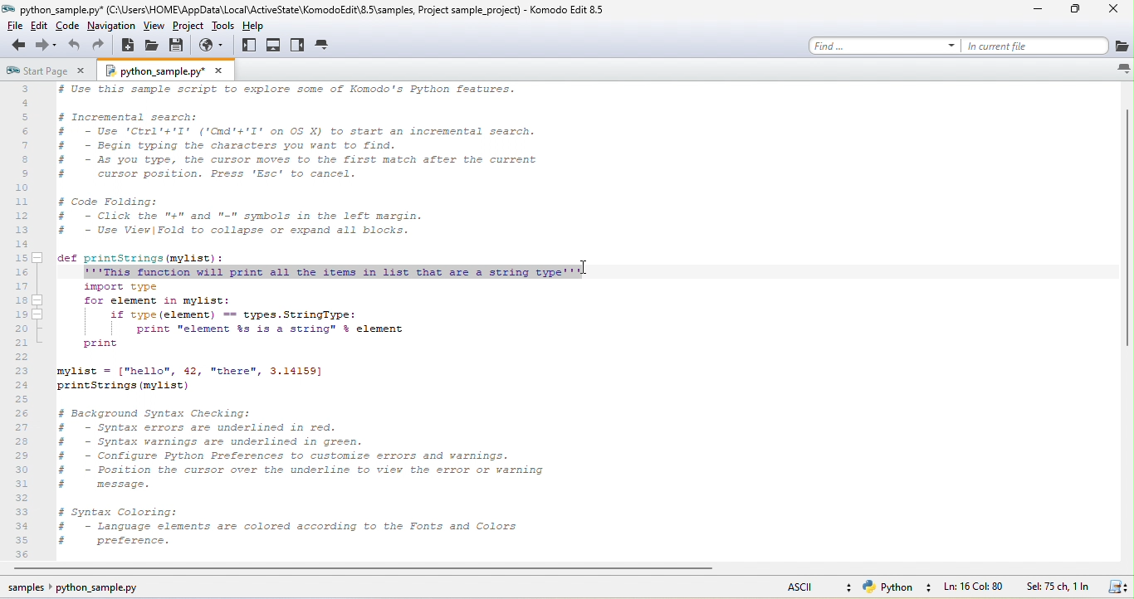 The height and width of the screenshot is (599, 1134). Describe the element at coordinates (1042, 10) in the screenshot. I see `minimize` at that location.